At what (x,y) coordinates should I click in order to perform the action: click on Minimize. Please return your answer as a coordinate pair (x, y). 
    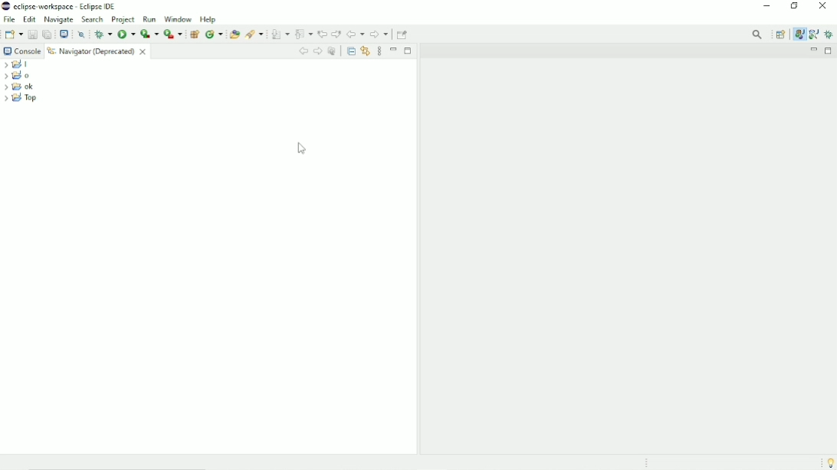
    Looking at the image, I should click on (767, 7).